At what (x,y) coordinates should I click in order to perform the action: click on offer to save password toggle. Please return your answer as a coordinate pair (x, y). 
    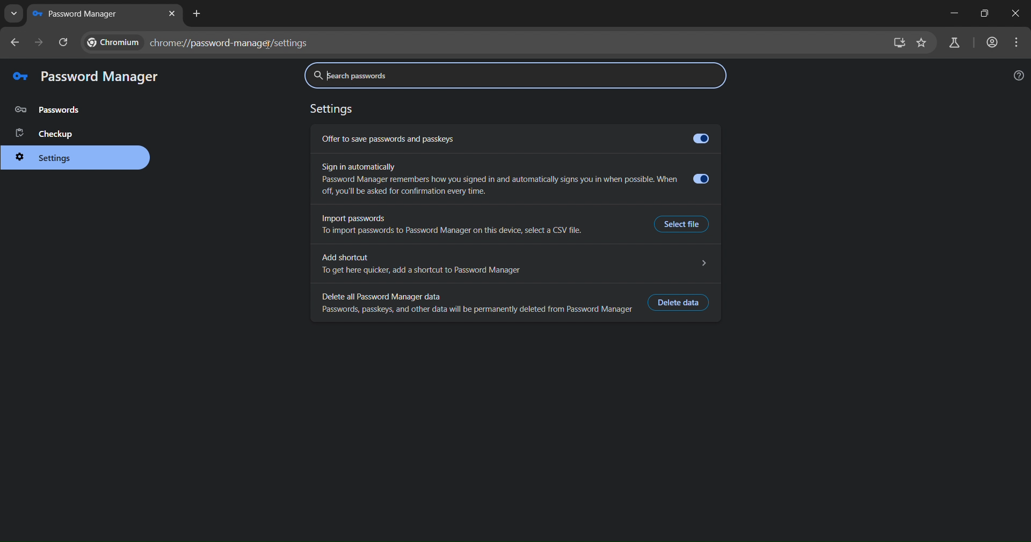
    Looking at the image, I should click on (692, 138).